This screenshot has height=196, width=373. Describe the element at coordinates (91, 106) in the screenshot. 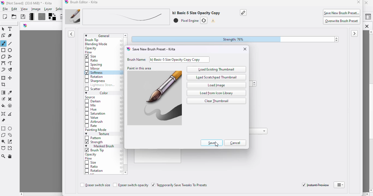

I see `mix` at that location.